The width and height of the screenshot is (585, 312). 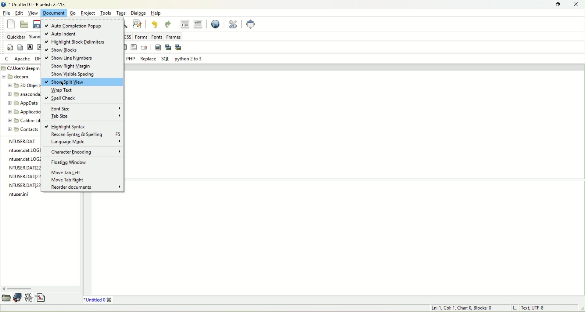 I want to click on Folder path, so click(x=21, y=68).